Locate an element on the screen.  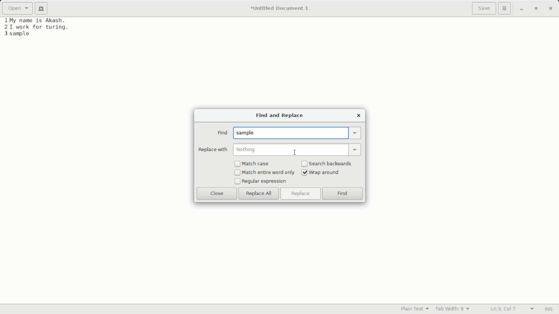
new document is located at coordinates (43, 8).